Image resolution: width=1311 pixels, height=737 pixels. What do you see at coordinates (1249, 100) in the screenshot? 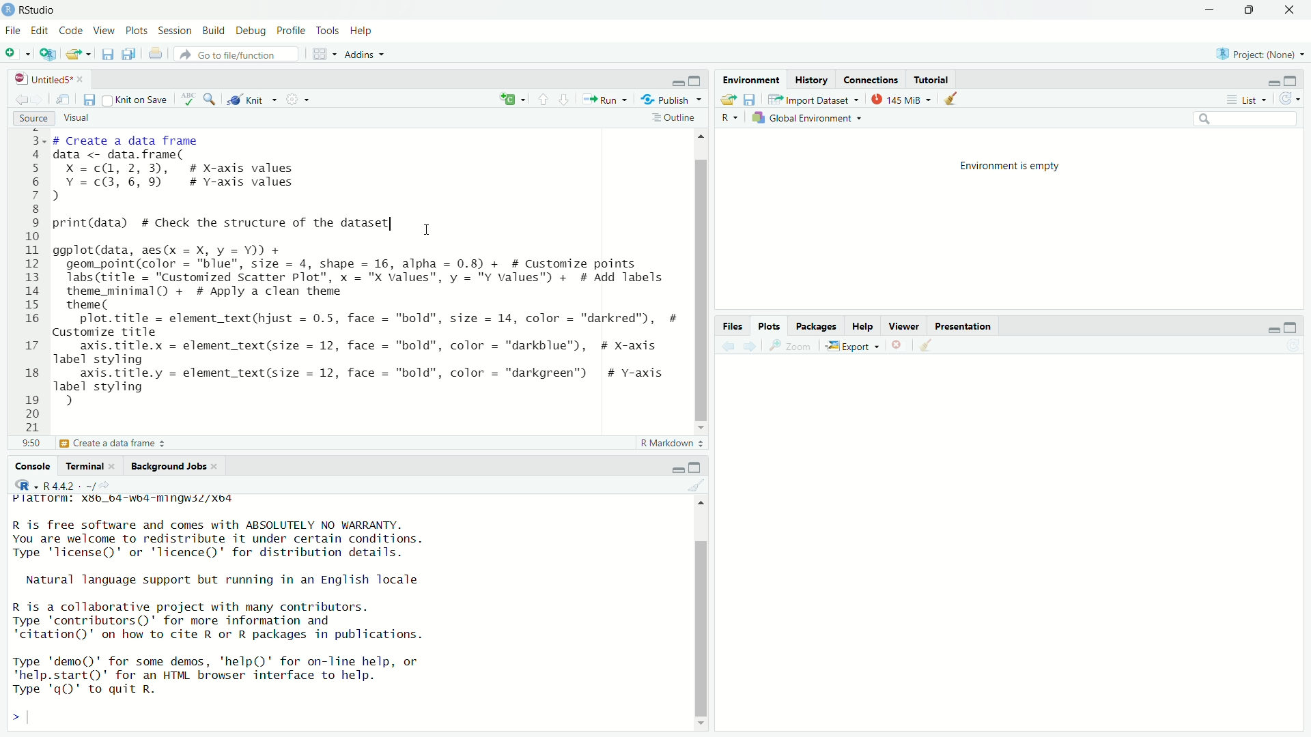
I see `Liist` at bounding box center [1249, 100].